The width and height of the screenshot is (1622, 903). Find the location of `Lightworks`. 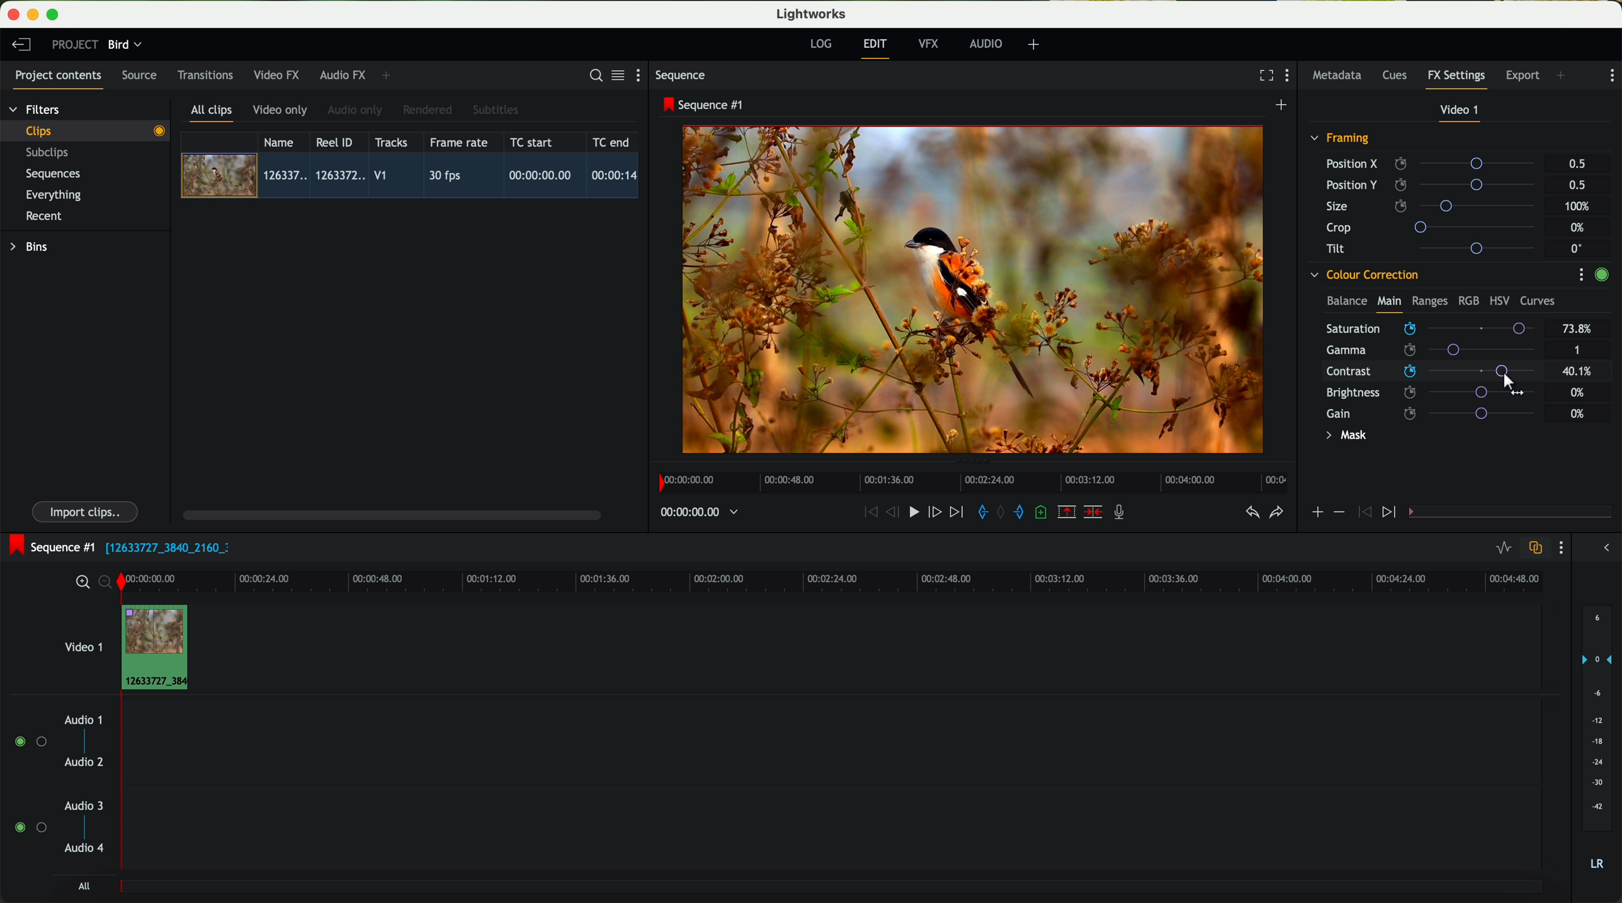

Lightworks is located at coordinates (812, 13).